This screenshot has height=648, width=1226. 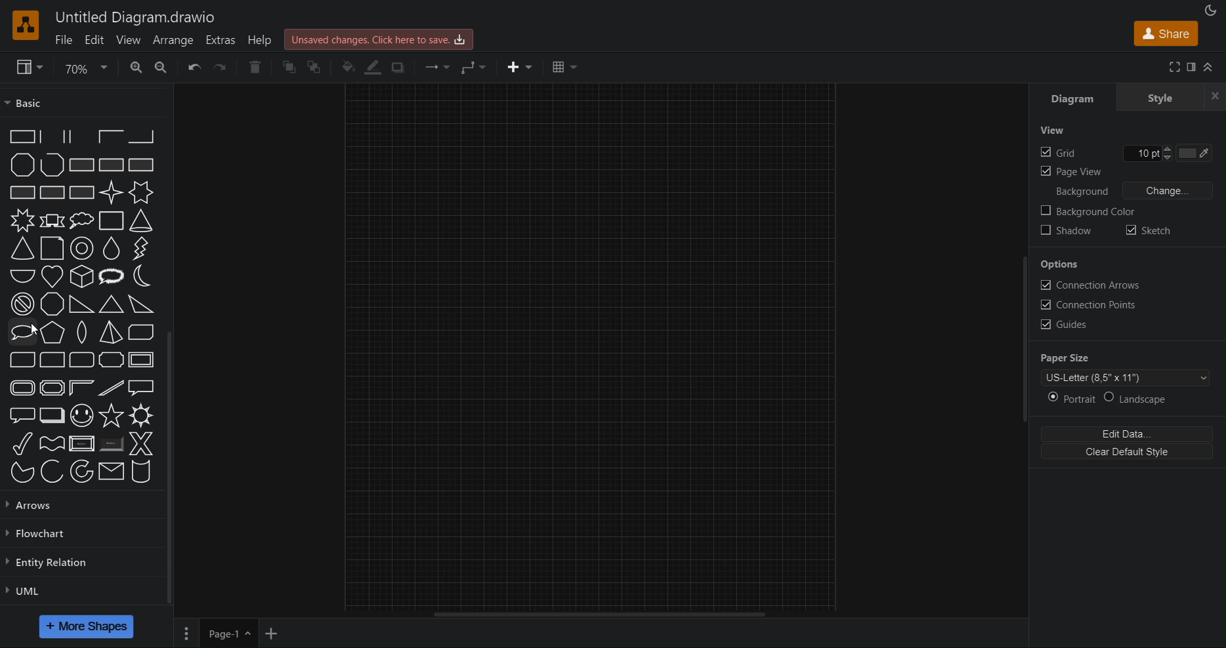 What do you see at coordinates (1091, 285) in the screenshot?
I see `Connection Arrows` at bounding box center [1091, 285].